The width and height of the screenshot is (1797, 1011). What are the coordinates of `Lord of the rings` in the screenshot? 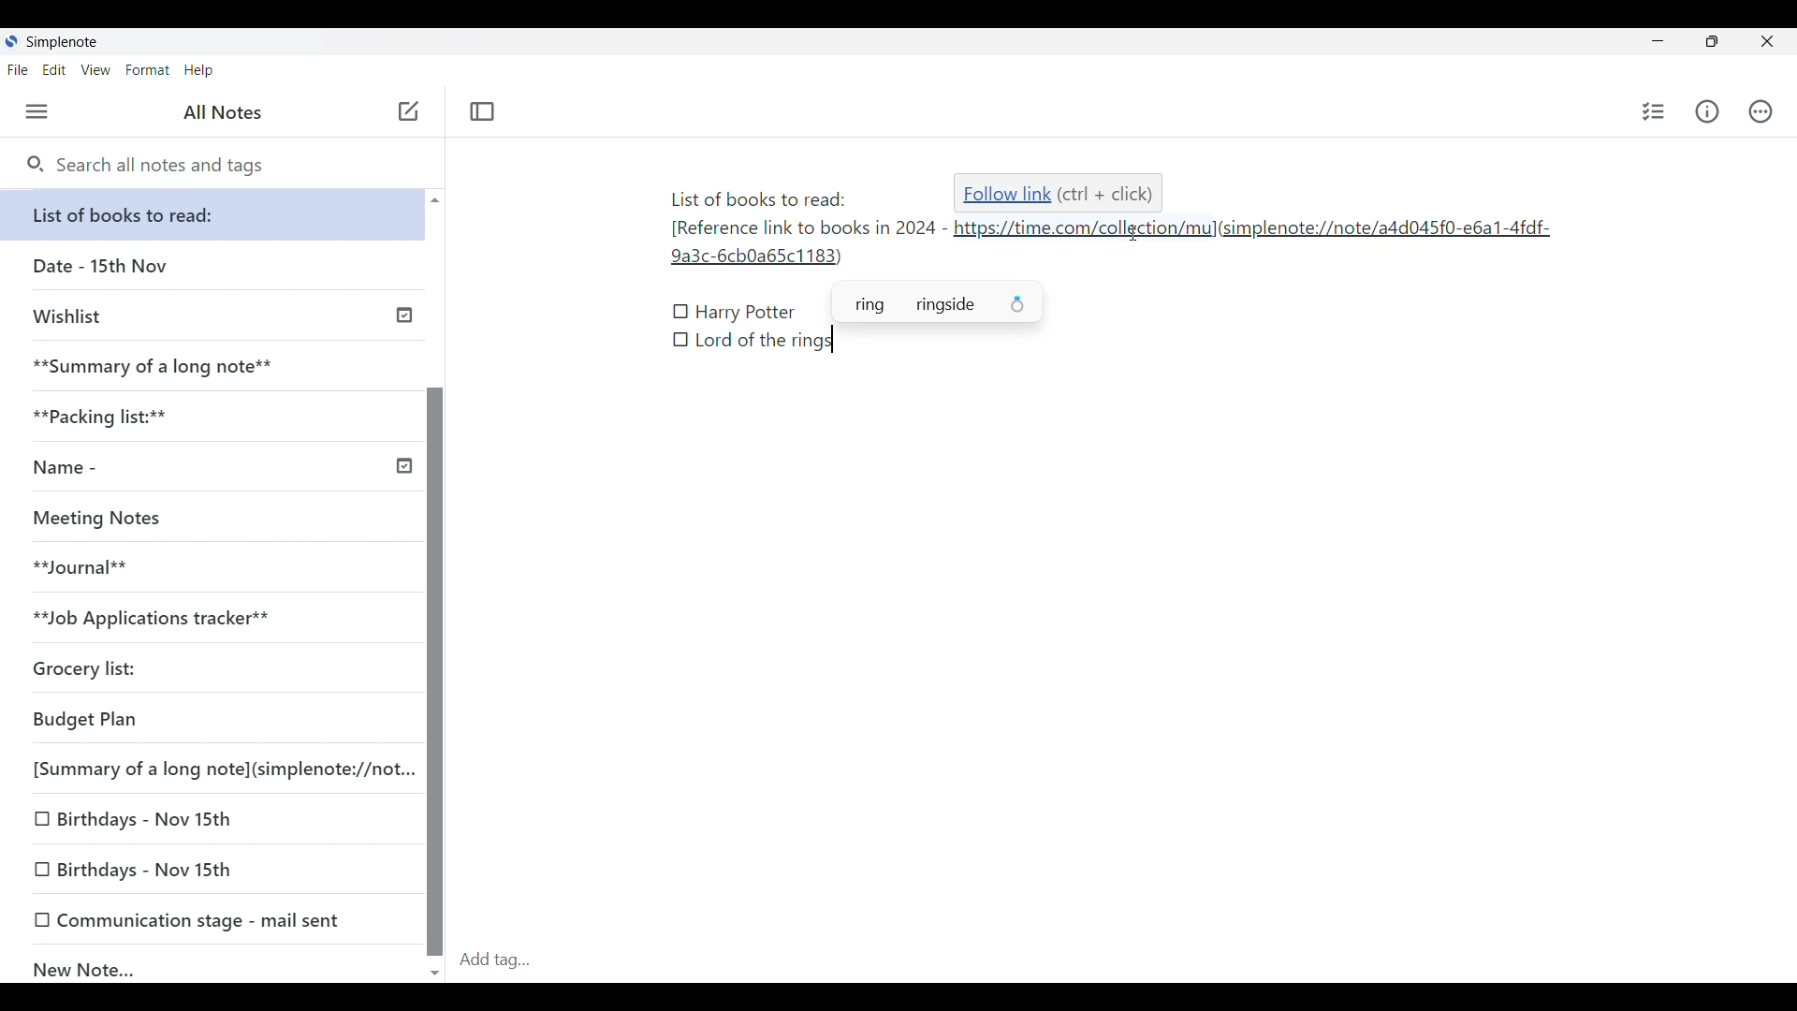 It's located at (764, 342).